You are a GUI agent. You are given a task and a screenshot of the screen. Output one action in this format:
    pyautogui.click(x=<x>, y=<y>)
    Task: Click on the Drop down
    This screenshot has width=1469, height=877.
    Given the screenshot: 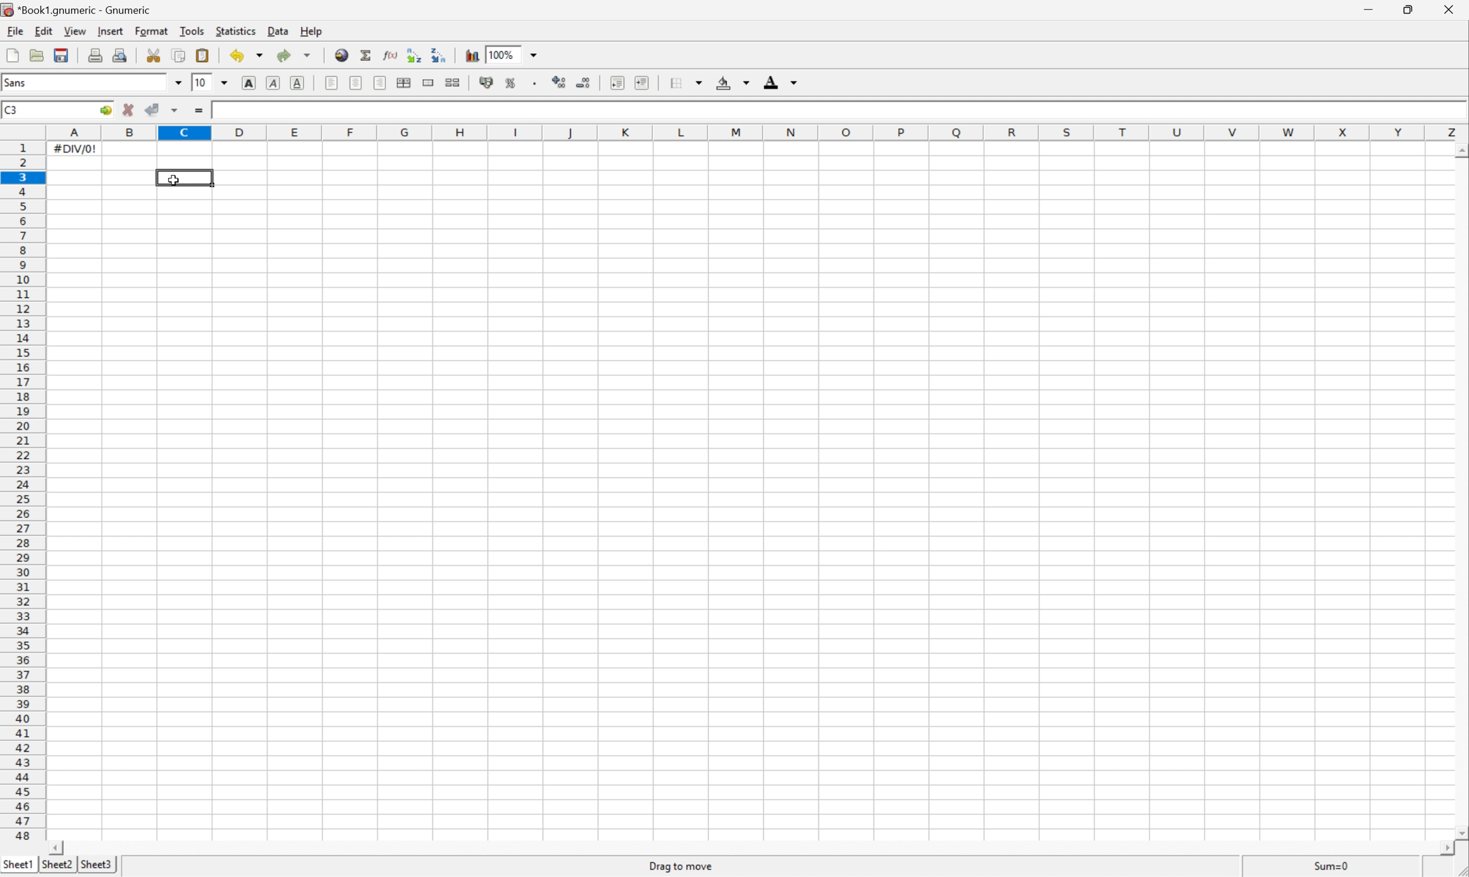 What is the action you would take?
    pyautogui.click(x=176, y=82)
    